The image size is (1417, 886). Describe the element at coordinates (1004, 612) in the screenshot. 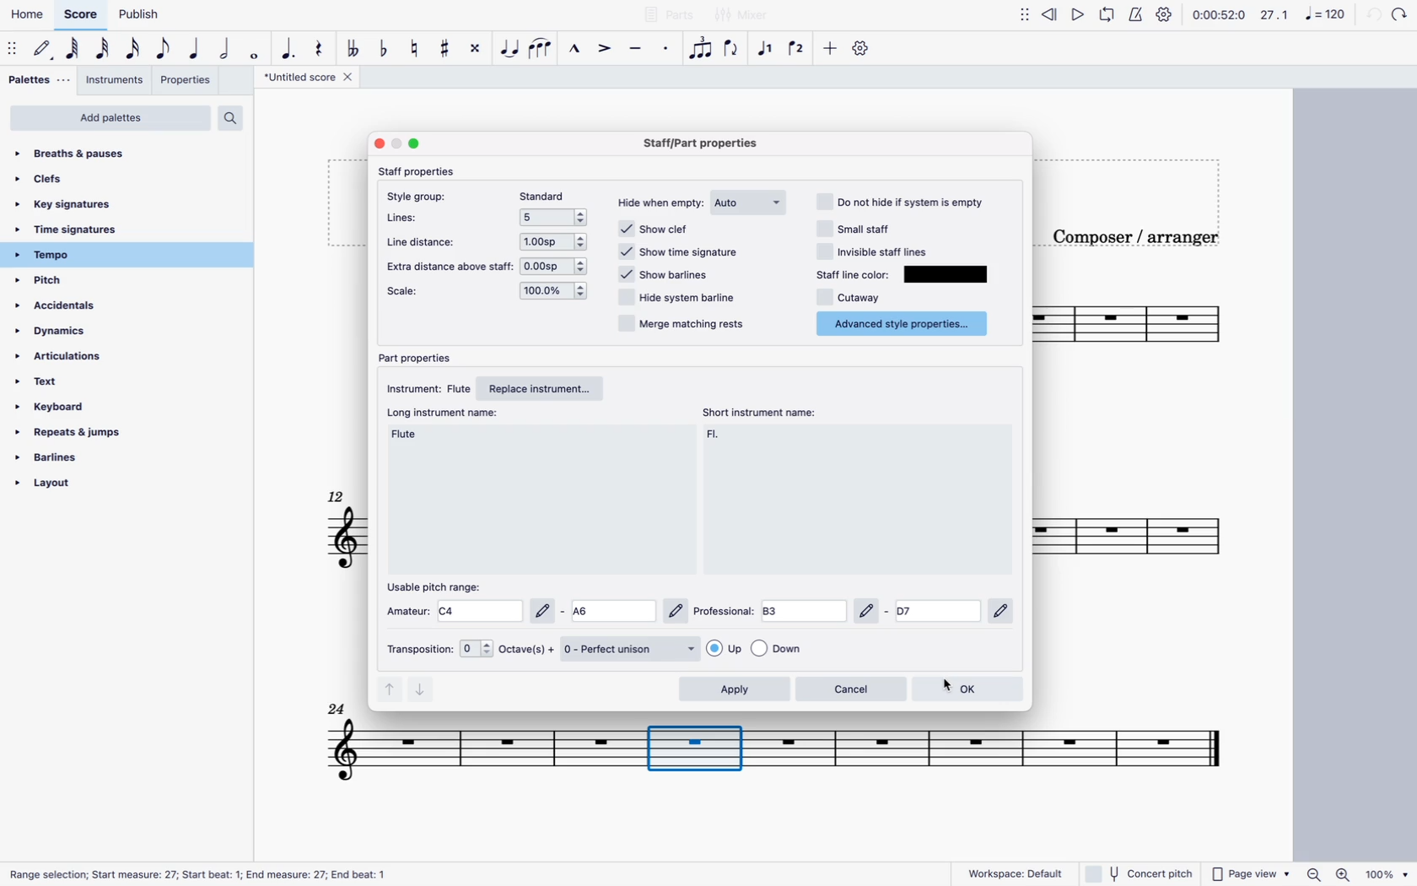

I see `` at that location.